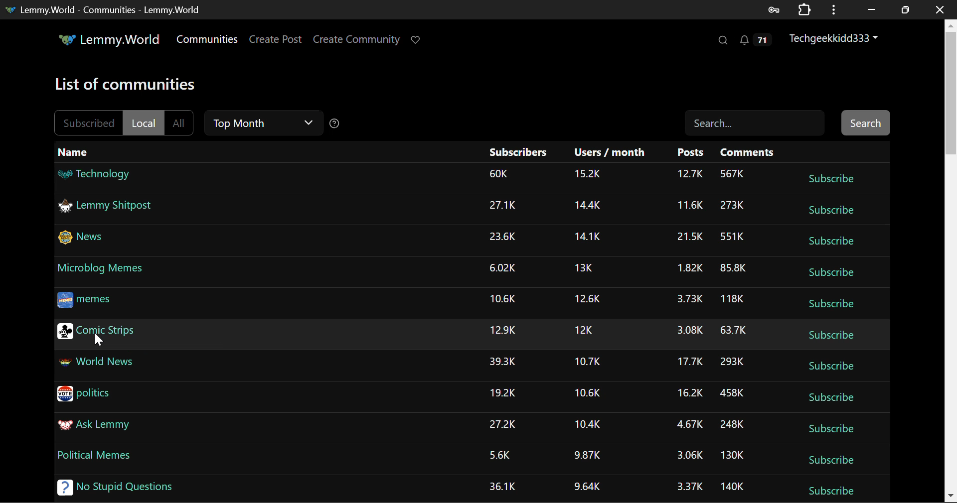  What do you see at coordinates (108, 39) in the screenshot?
I see `Lemmy.World` at bounding box center [108, 39].